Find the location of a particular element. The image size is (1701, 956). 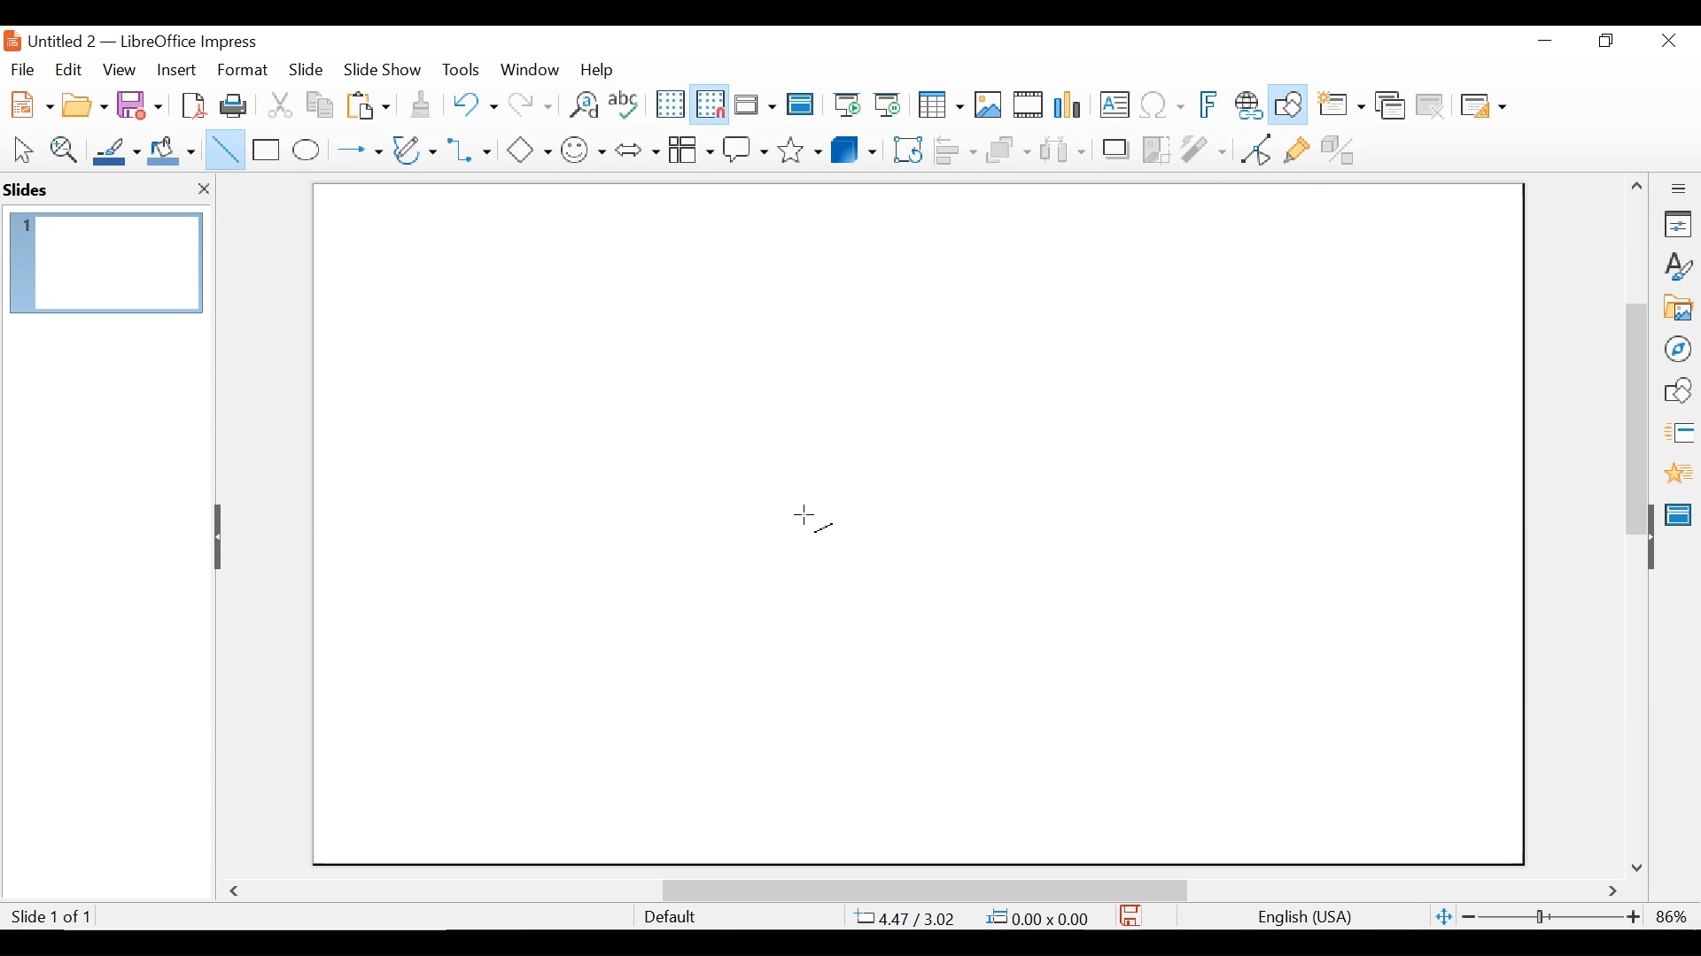

Start from First Slide is located at coordinates (844, 106).